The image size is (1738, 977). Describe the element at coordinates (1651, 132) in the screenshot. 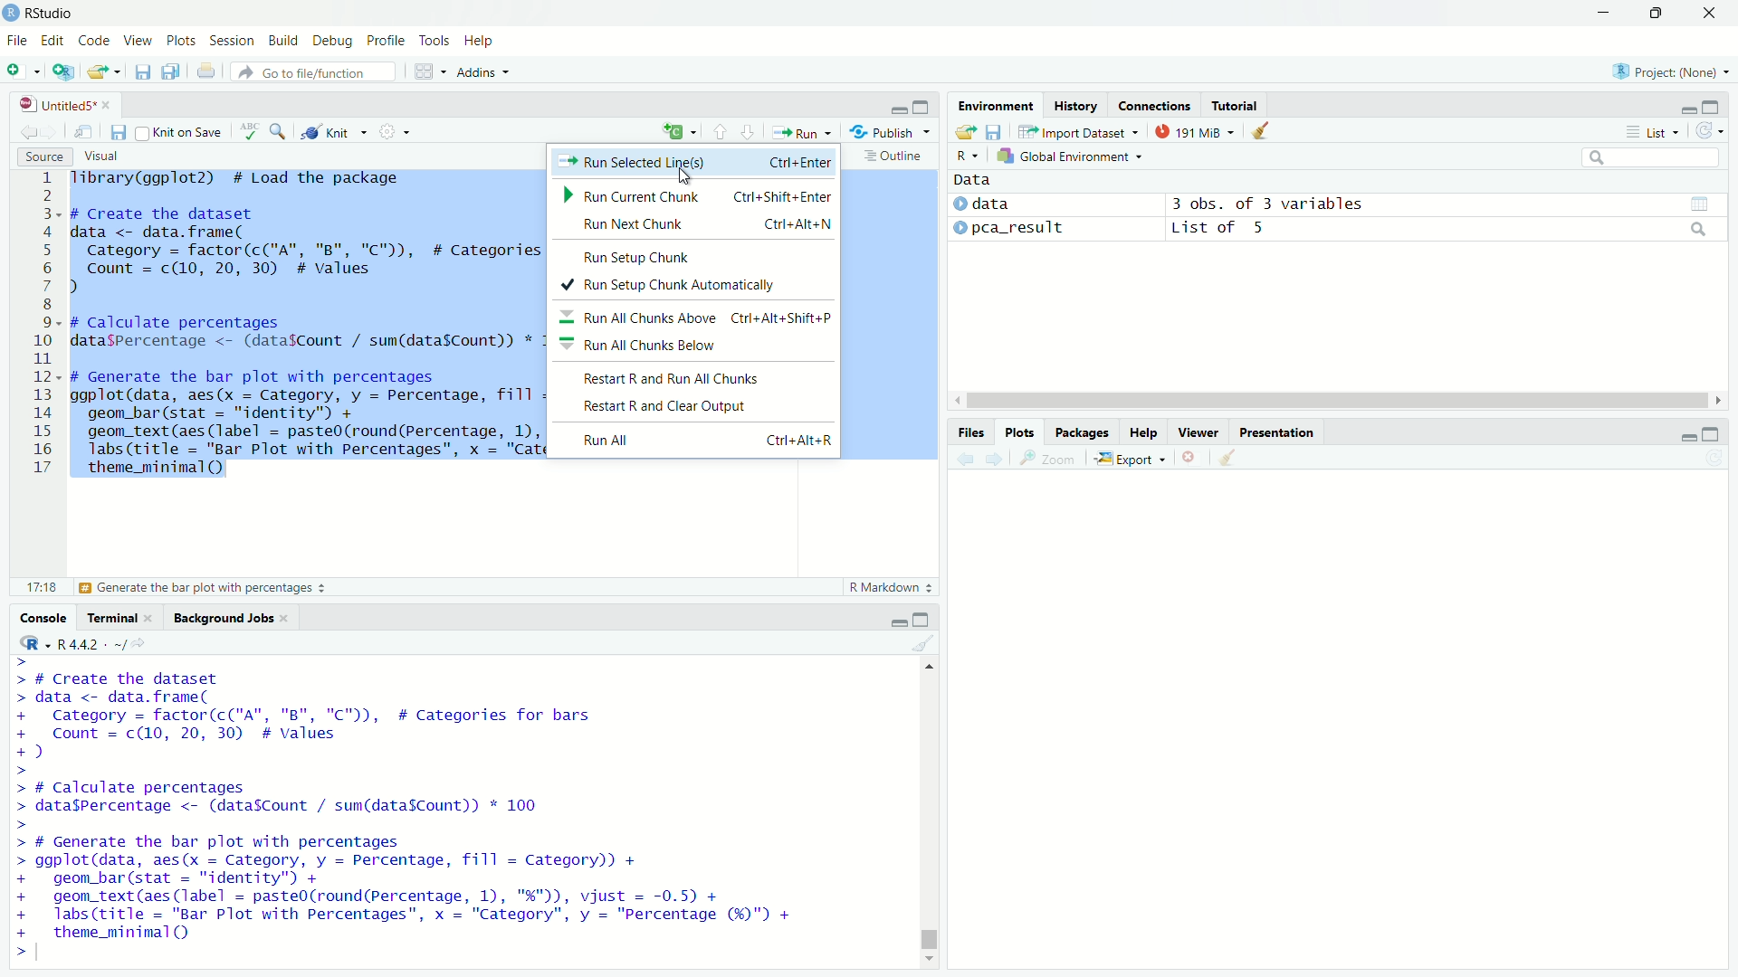

I see `list view` at that location.